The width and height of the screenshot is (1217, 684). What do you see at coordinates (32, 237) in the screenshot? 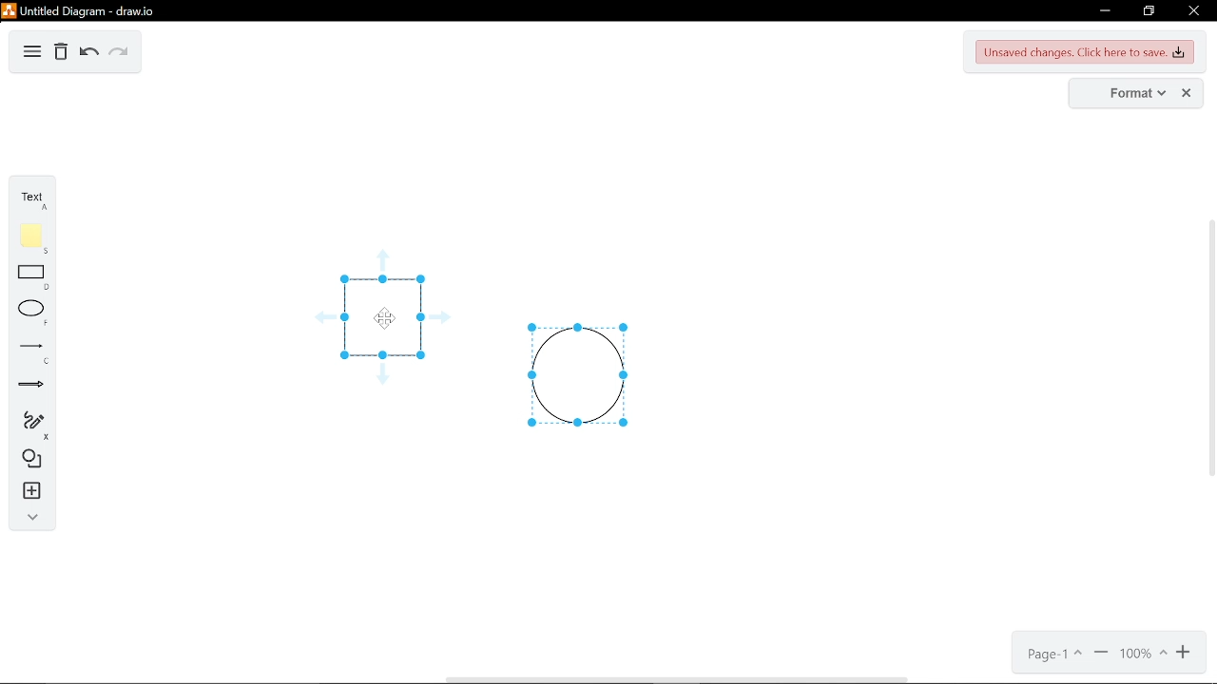
I see `note` at bounding box center [32, 237].